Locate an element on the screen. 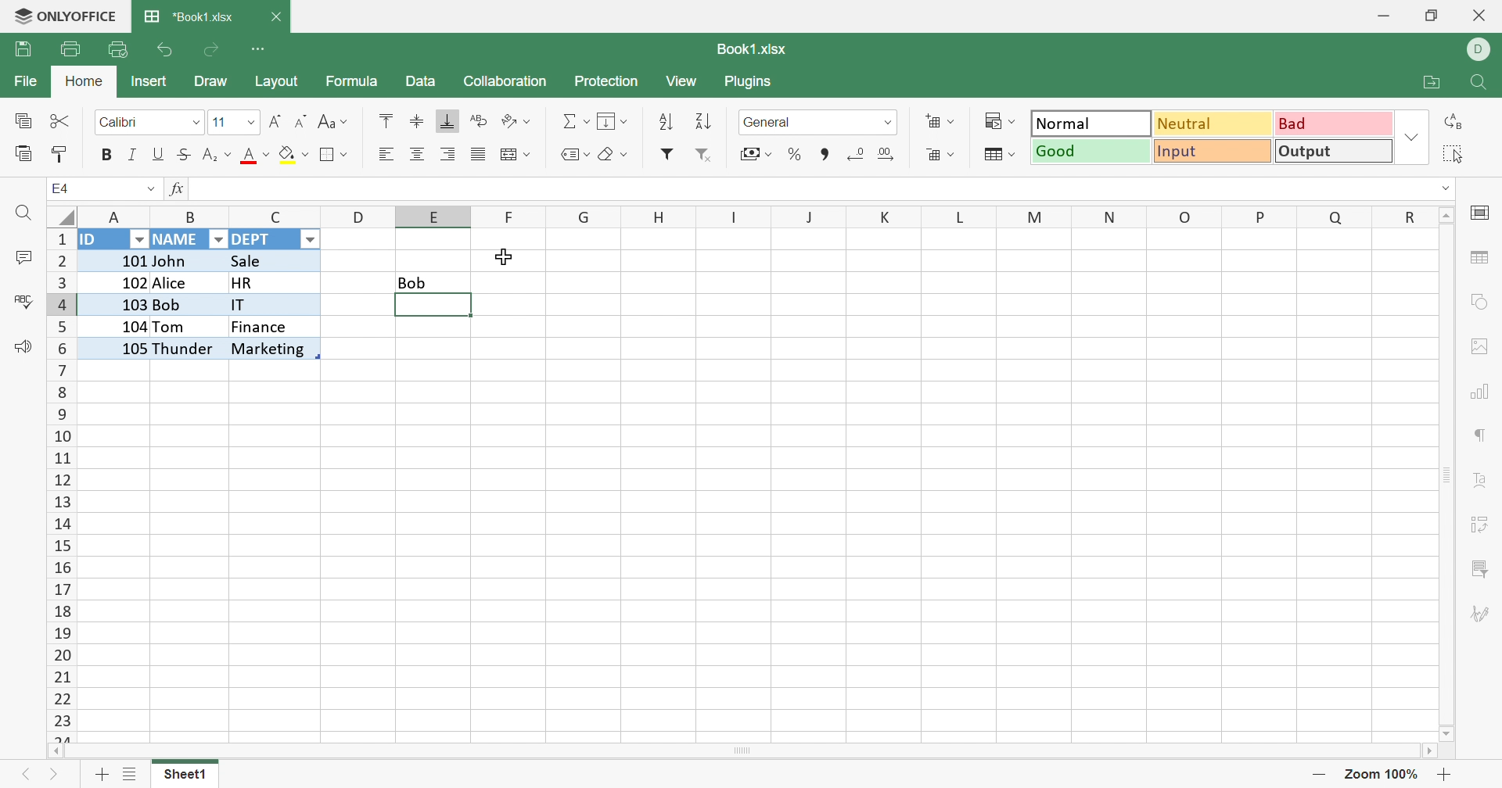  Zoom out is located at coordinates (1321, 774).